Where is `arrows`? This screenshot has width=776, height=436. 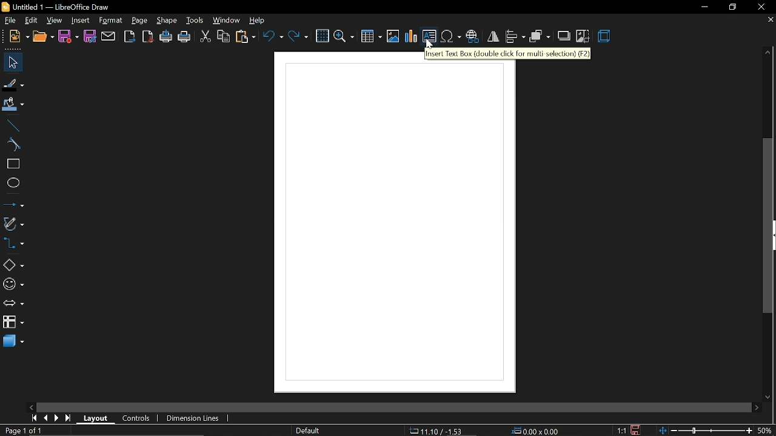
arrows is located at coordinates (13, 305).